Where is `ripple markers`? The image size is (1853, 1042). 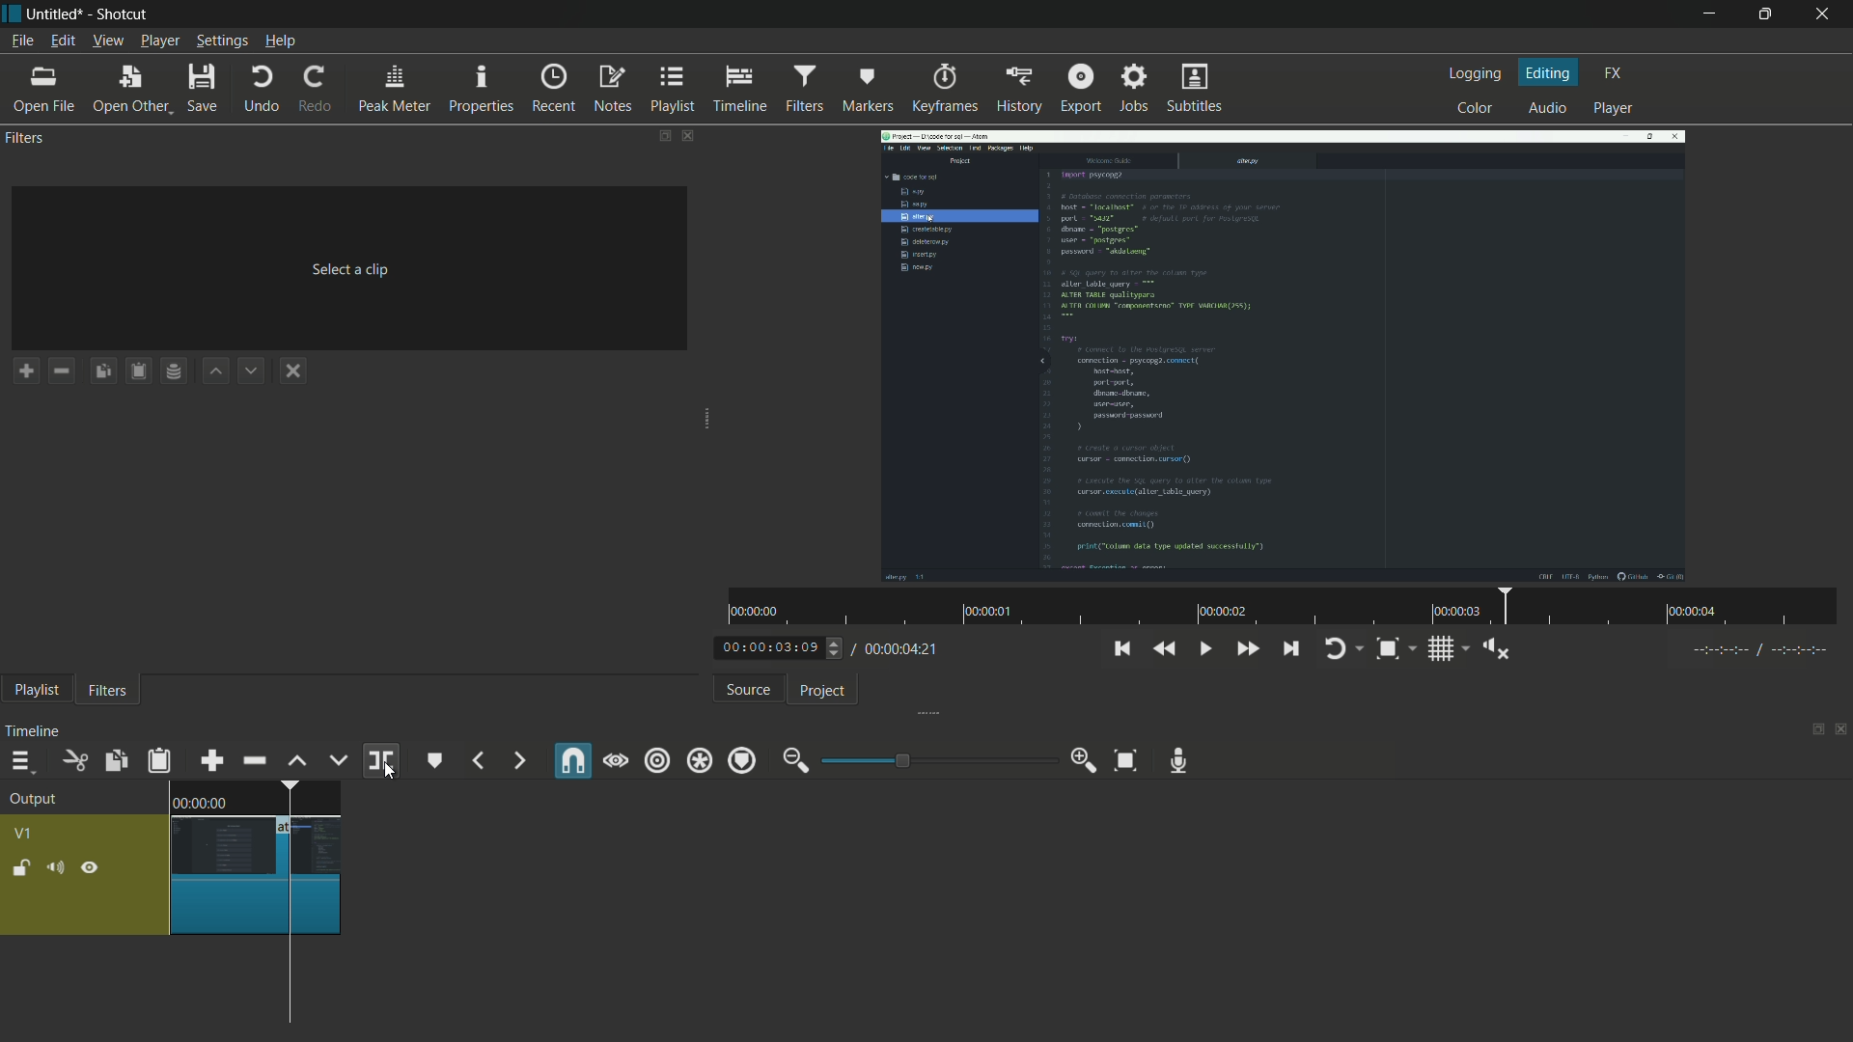
ripple markers is located at coordinates (743, 760).